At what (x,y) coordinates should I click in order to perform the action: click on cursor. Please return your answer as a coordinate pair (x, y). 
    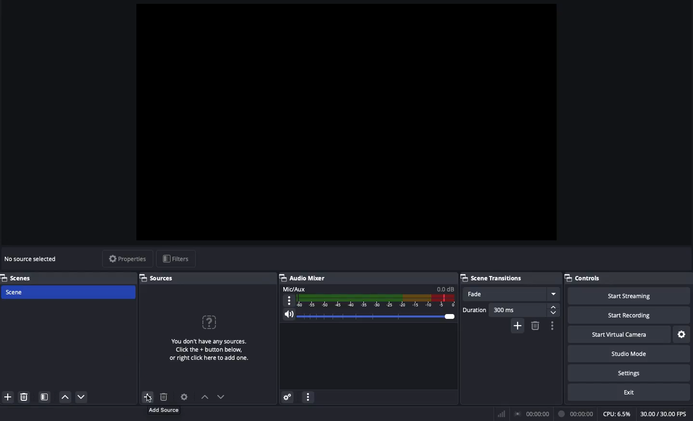
    Looking at the image, I should click on (148, 401).